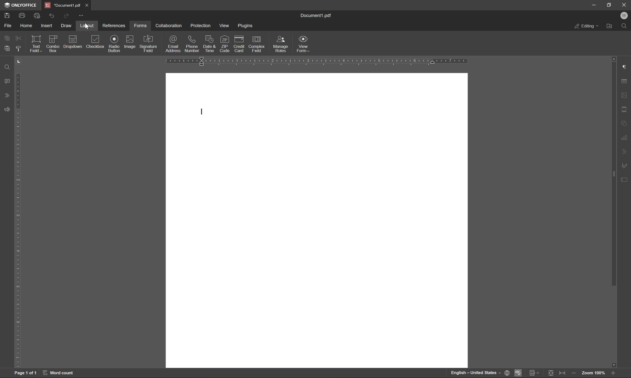 This screenshot has height=378, width=631. I want to click on paste, so click(7, 48).